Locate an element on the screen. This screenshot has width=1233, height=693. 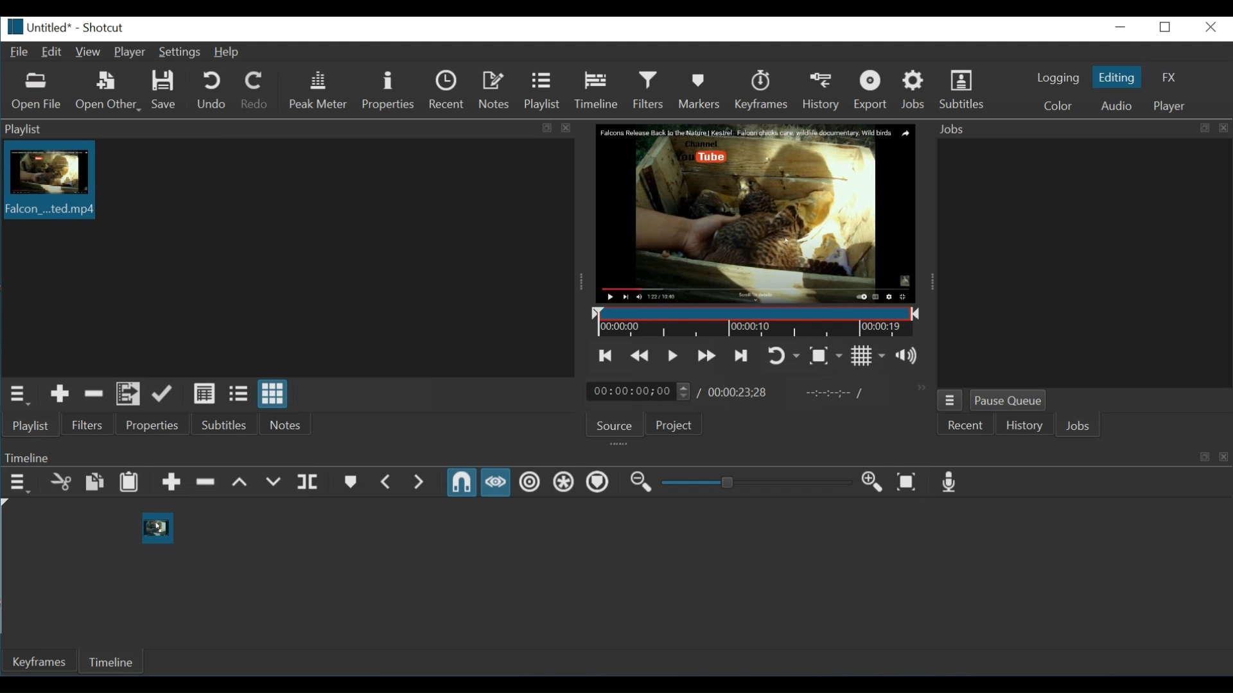
Recent is located at coordinates (448, 90).